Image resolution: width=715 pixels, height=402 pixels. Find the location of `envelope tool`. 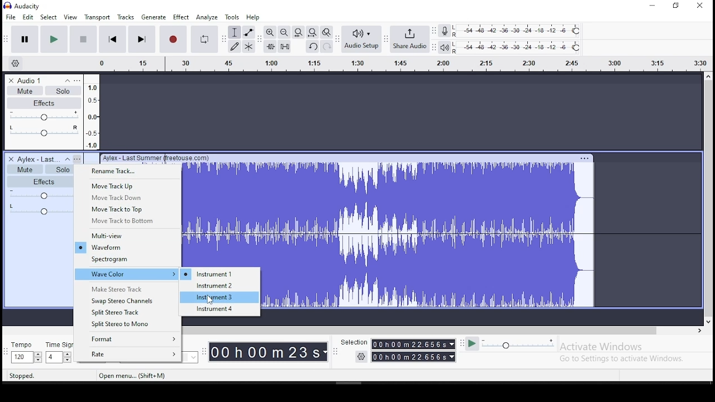

envelope tool is located at coordinates (248, 32).